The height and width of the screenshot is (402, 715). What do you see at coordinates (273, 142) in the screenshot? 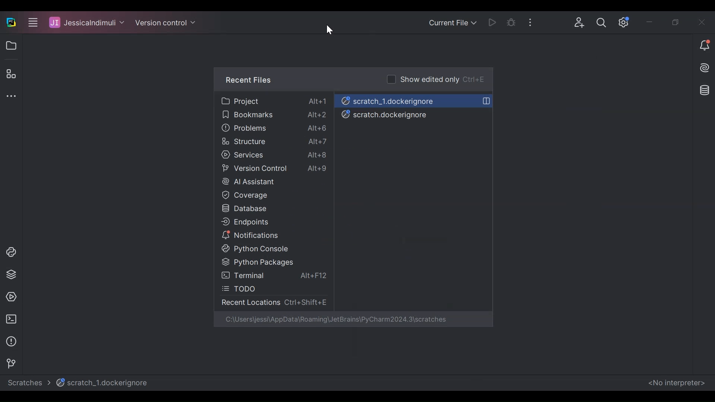
I see `Structure` at bounding box center [273, 142].